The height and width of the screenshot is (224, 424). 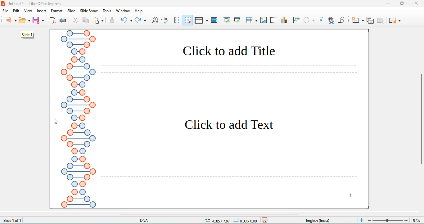 What do you see at coordinates (33, 3) in the screenshot?
I see `title` at bounding box center [33, 3].